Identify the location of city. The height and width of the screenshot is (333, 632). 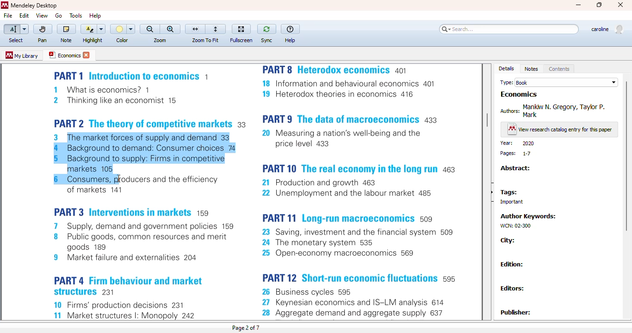
(508, 240).